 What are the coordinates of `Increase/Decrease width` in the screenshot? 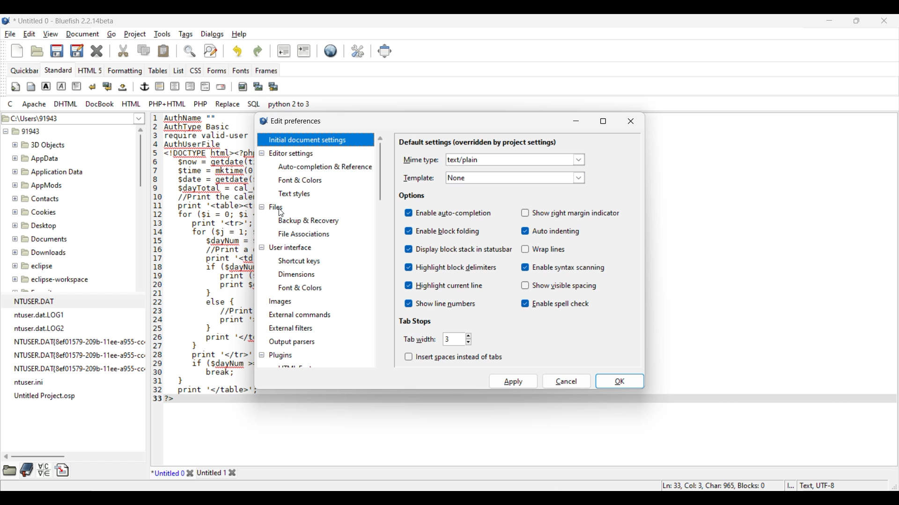 It's located at (469, 339).